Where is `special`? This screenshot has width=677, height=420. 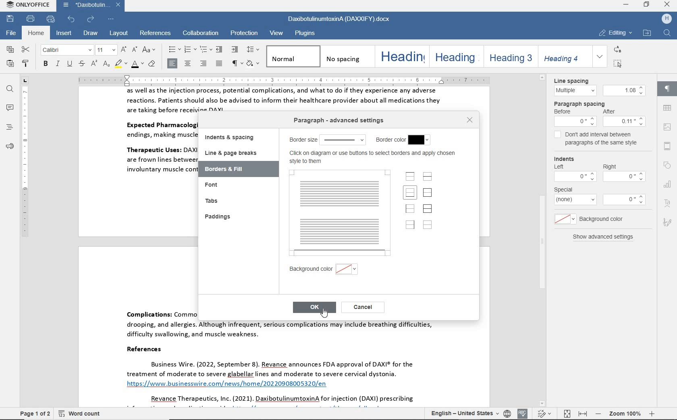
special is located at coordinates (600, 196).